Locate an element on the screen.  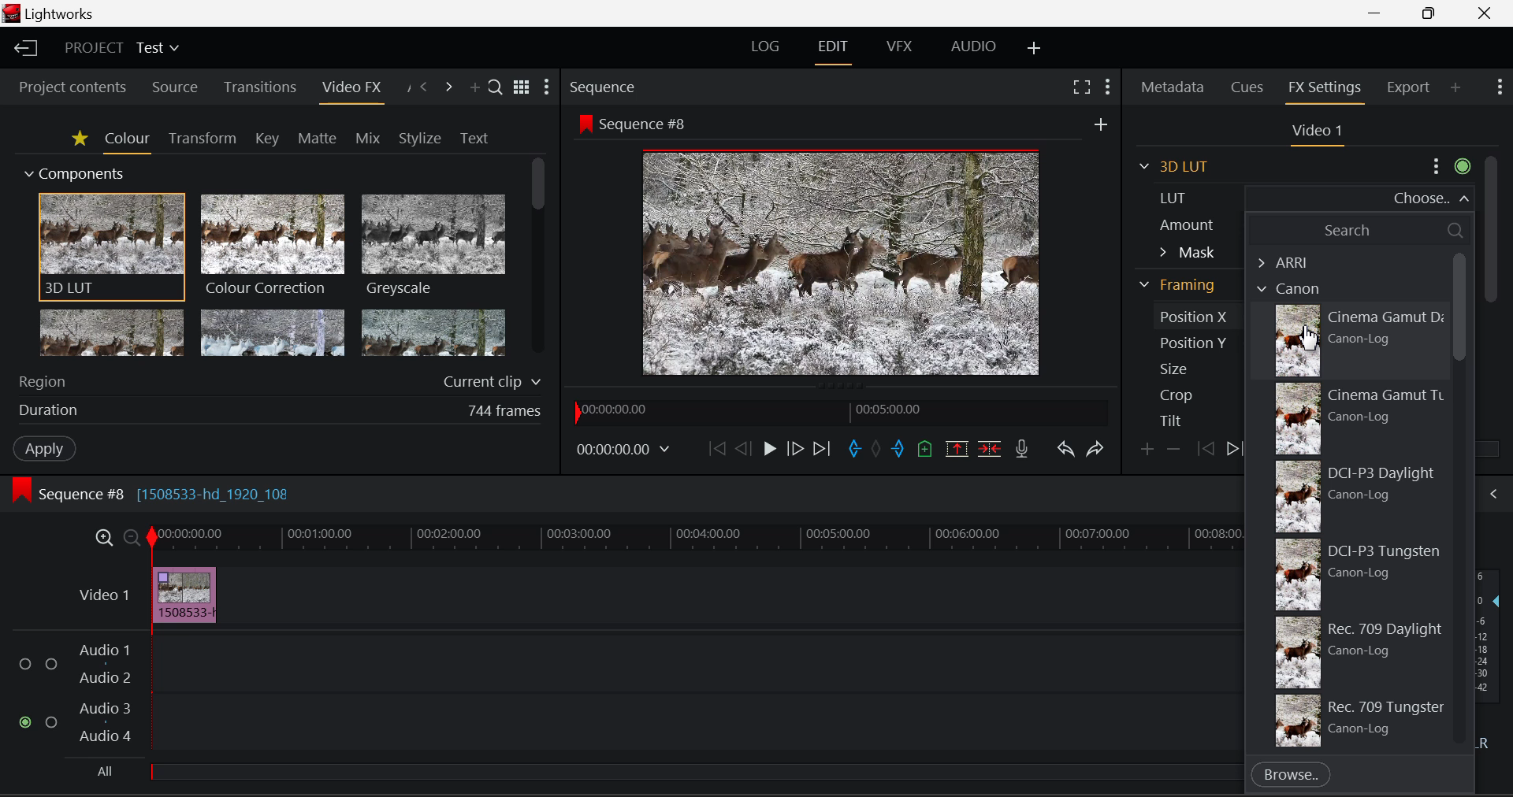
Project Timeline is located at coordinates (695, 541).